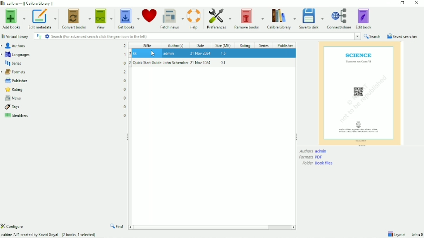 This screenshot has height=238, width=424. Describe the element at coordinates (125, 72) in the screenshot. I see `2` at that location.